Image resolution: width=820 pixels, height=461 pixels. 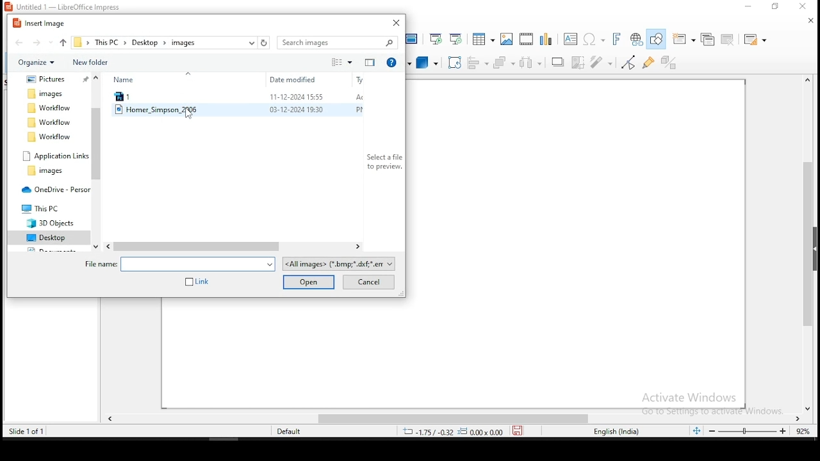 What do you see at coordinates (558, 63) in the screenshot?
I see `shadow` at bounding box center [558, 63].